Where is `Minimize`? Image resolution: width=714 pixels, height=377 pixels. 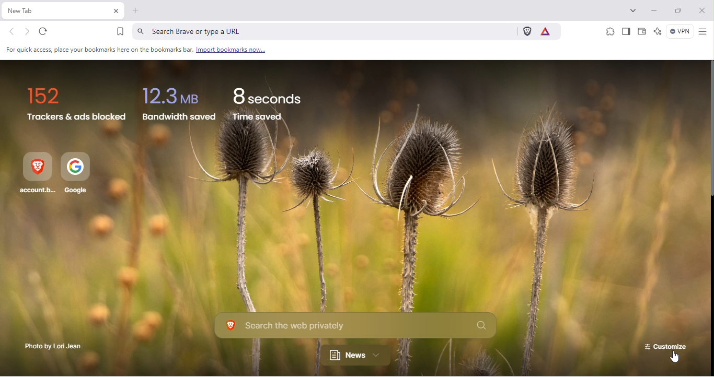
Minimize is located at coordinates (656, 11).